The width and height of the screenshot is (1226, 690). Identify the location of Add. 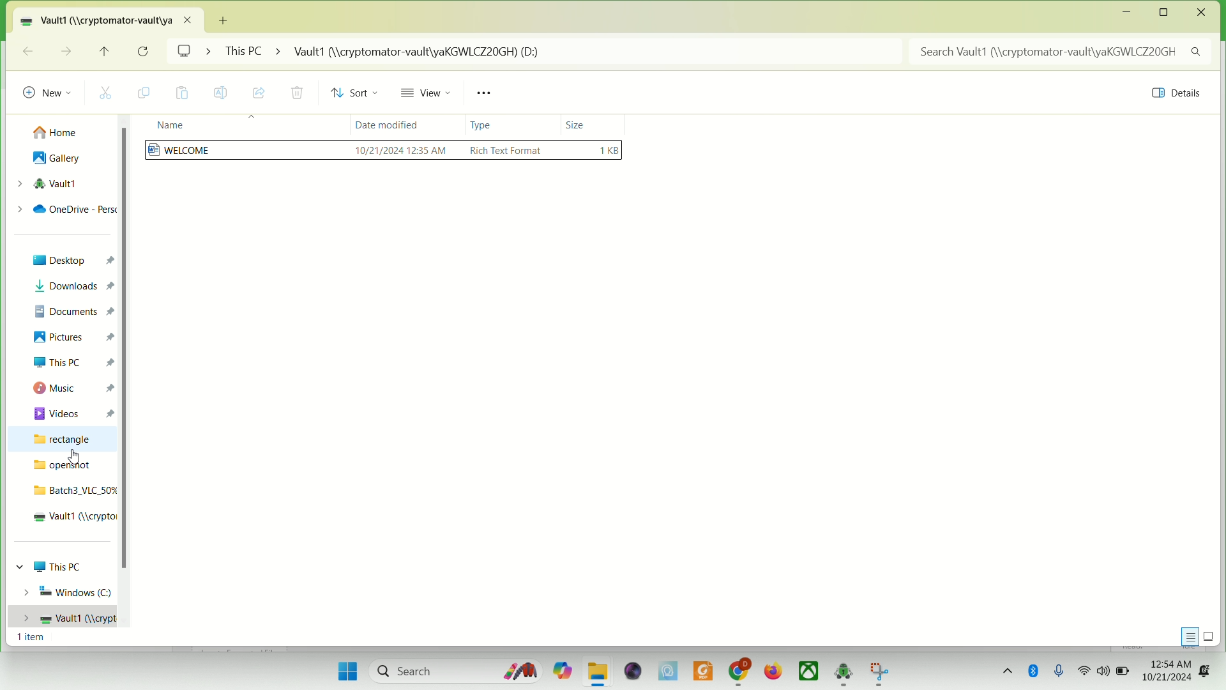
(229, 19).